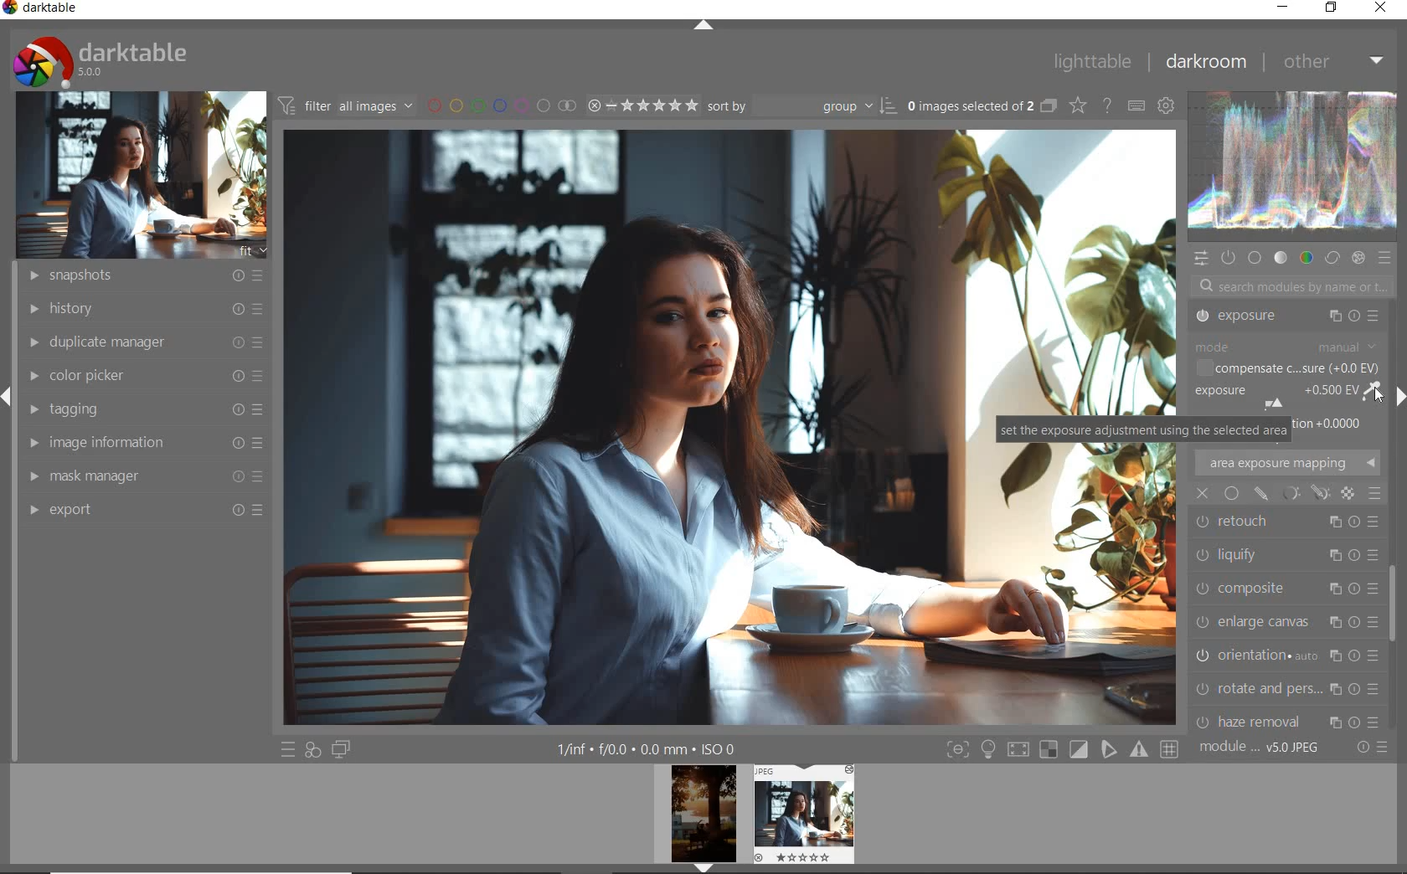 This screenshot has width=1407, height=874. I want to click on SNAPSHOTS, so click(147, 275).